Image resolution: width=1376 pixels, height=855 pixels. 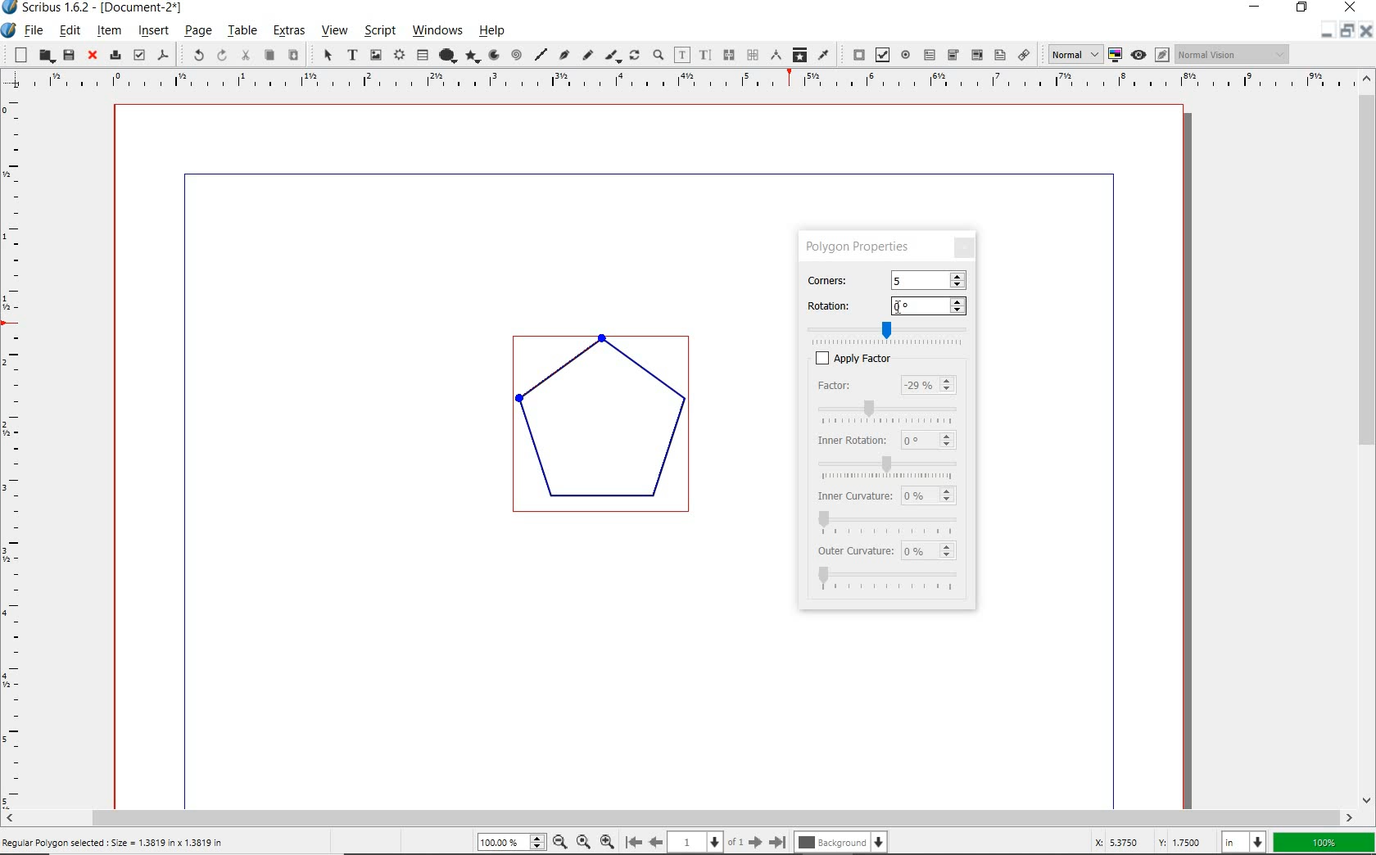 What do you see at coordinates (16, 450) in the screenshot?
I see `ruler` at bounding box center [16, 450].